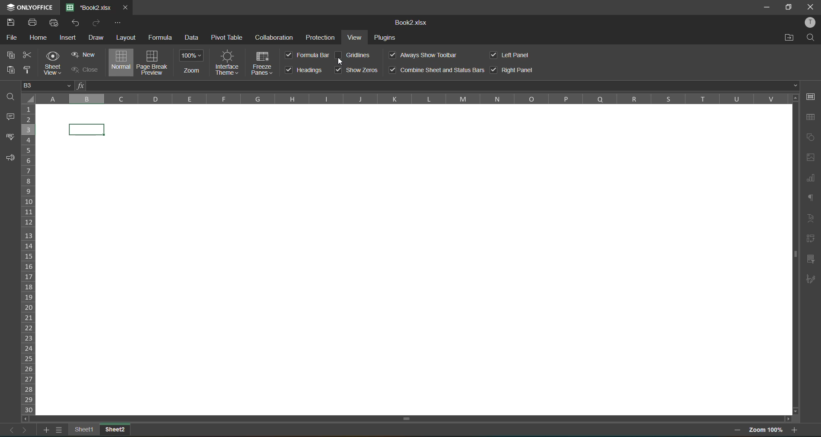 The height and width of the screenshot is (437, 821). Describe the element at coordinates (56, 24) in the screenshot. I see `quick print` at that location.